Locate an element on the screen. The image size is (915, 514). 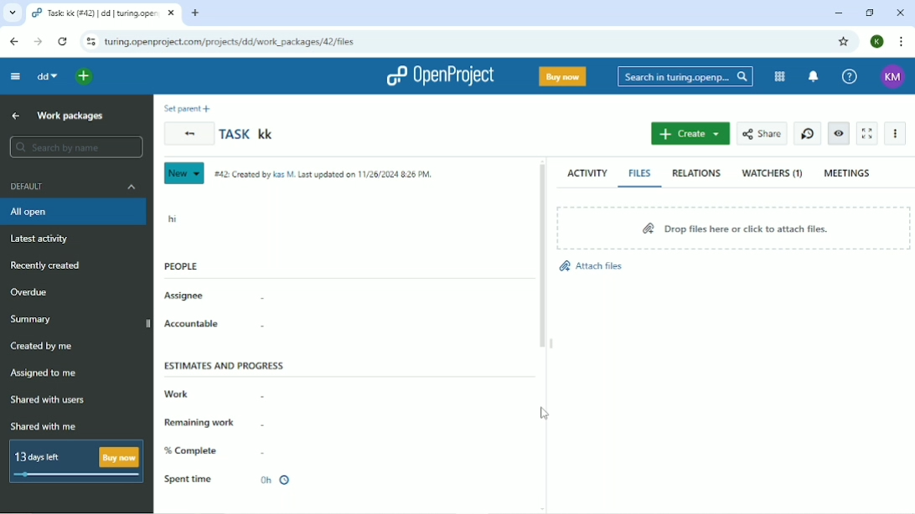
Default is located at coordinates (71, 186).